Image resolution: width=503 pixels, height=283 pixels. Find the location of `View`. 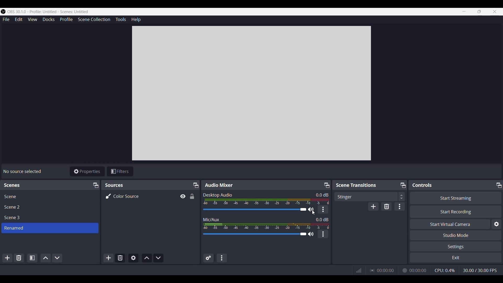

View is located at coordinates (32, 19).